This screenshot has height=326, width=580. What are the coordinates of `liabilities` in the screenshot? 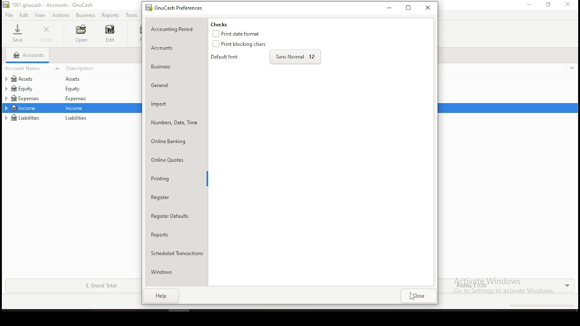 It's located at (24, 118).